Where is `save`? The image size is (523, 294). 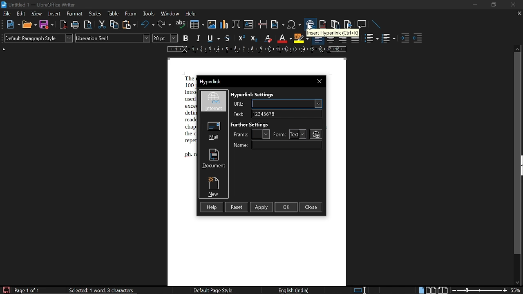
save is located at coordinates (6, 290).